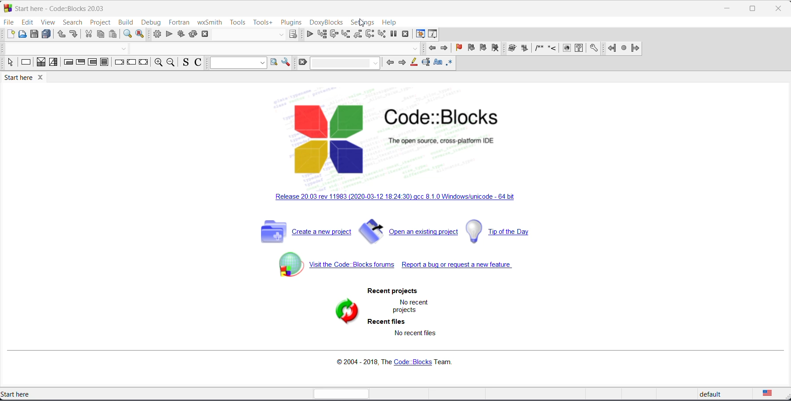 This screenshot has width=791, height=401. I want to click on search, so click(274, 61).